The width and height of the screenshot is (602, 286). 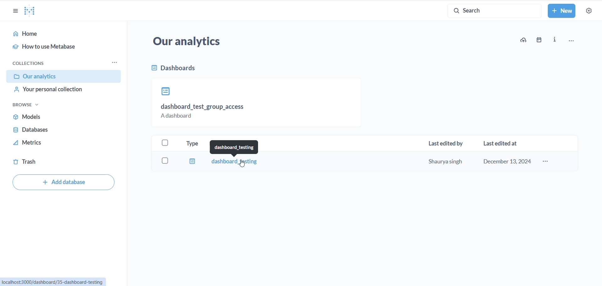 I want to click on our analytics, so click(x=194, y=43).